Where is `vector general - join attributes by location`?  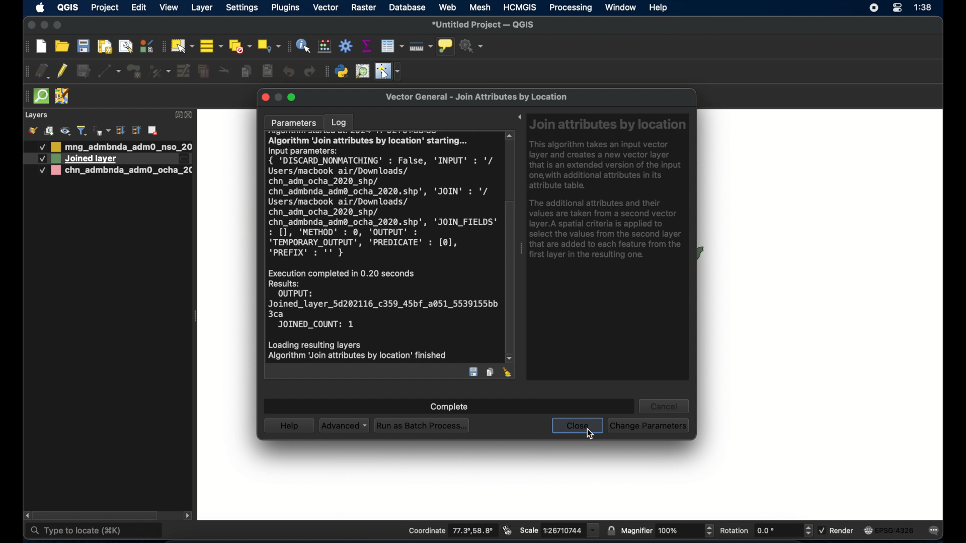
vector general - join attributes by location is located at coordinates (477, 97).